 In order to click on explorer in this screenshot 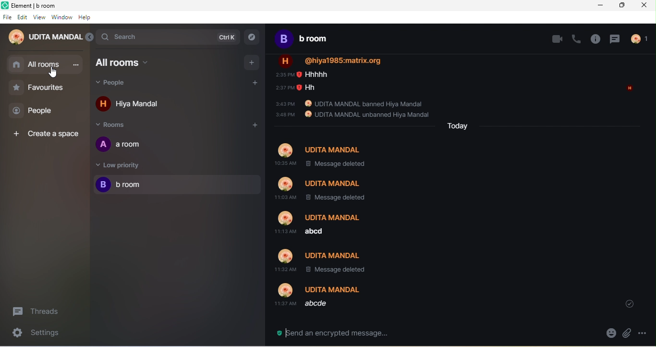, I will do `click(253, 38)`.